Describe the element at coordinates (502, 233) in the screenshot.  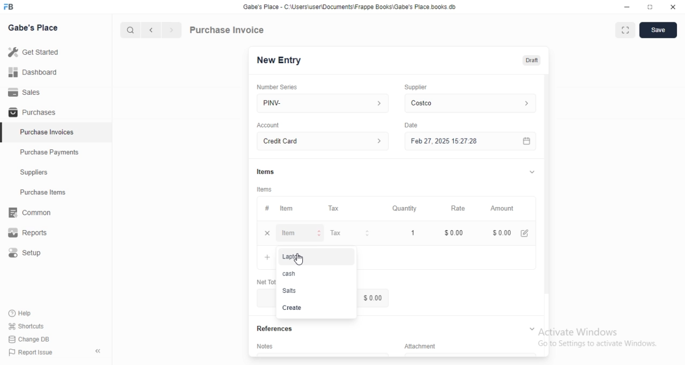
I see `$0.00` at that location.